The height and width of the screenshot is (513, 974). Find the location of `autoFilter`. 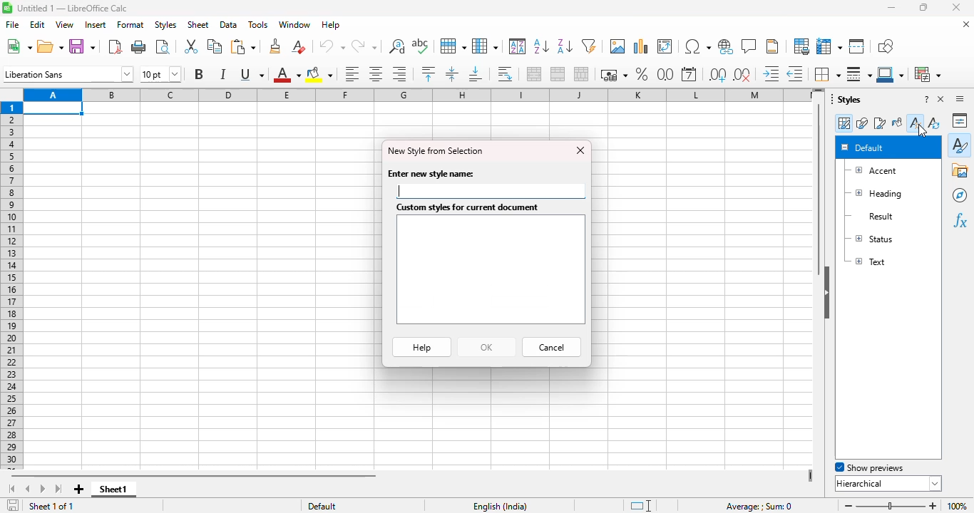

autoFilter is located at coordinates (589, 46).